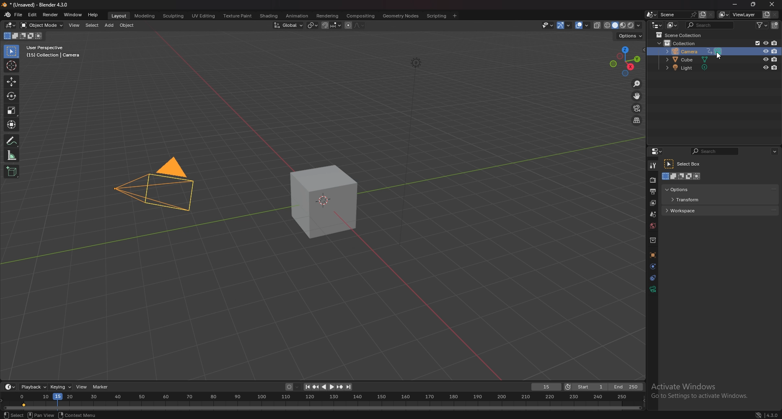 The width and height of the screenshot is (782, 419). Describe the element at coordinates (736, 5) in the screenshot. I see `minimize` at that location.